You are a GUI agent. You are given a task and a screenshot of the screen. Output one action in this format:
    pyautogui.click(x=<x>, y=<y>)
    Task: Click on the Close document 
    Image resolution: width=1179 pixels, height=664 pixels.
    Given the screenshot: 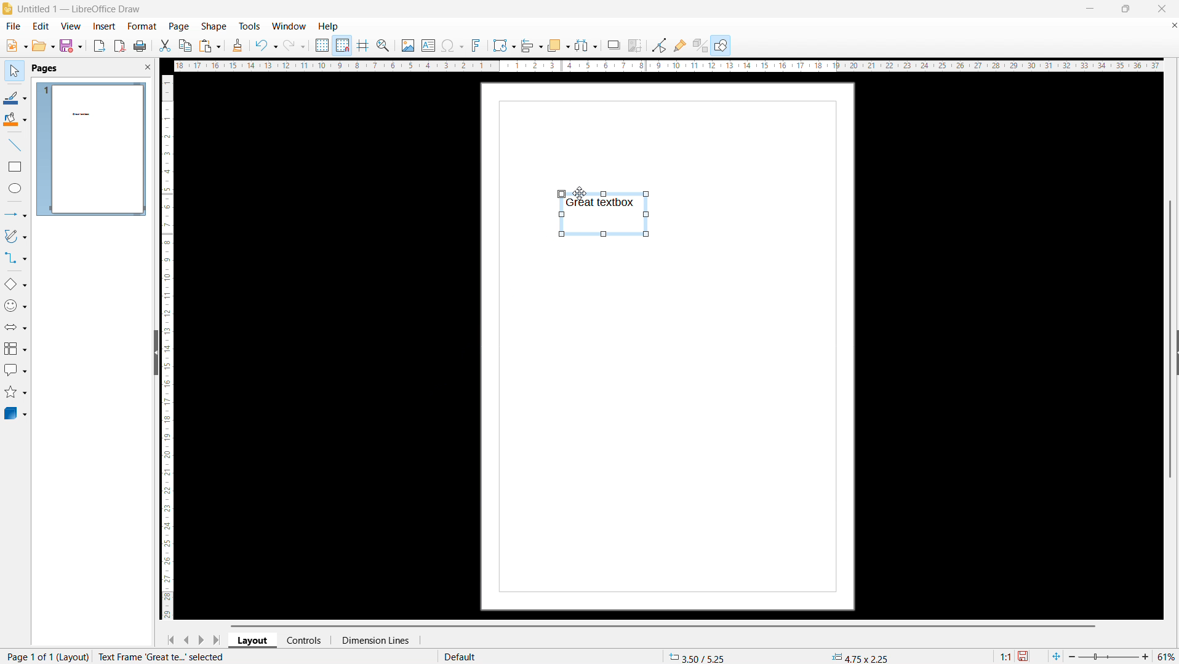 What is the action you would take?
    pyautogui.click(x=1172, y=25)
    